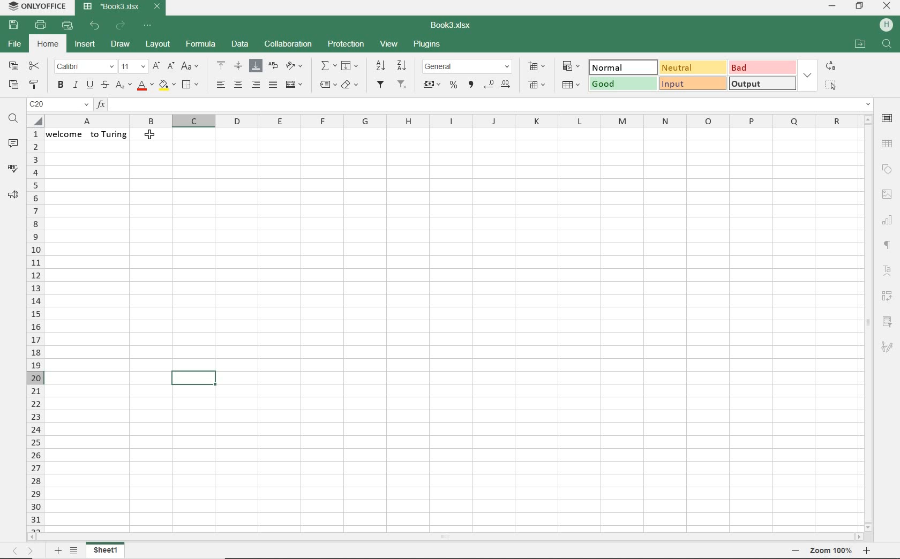  Describe the element at coordinates (95, 26) in the screenshot. I see `undo` at that location.